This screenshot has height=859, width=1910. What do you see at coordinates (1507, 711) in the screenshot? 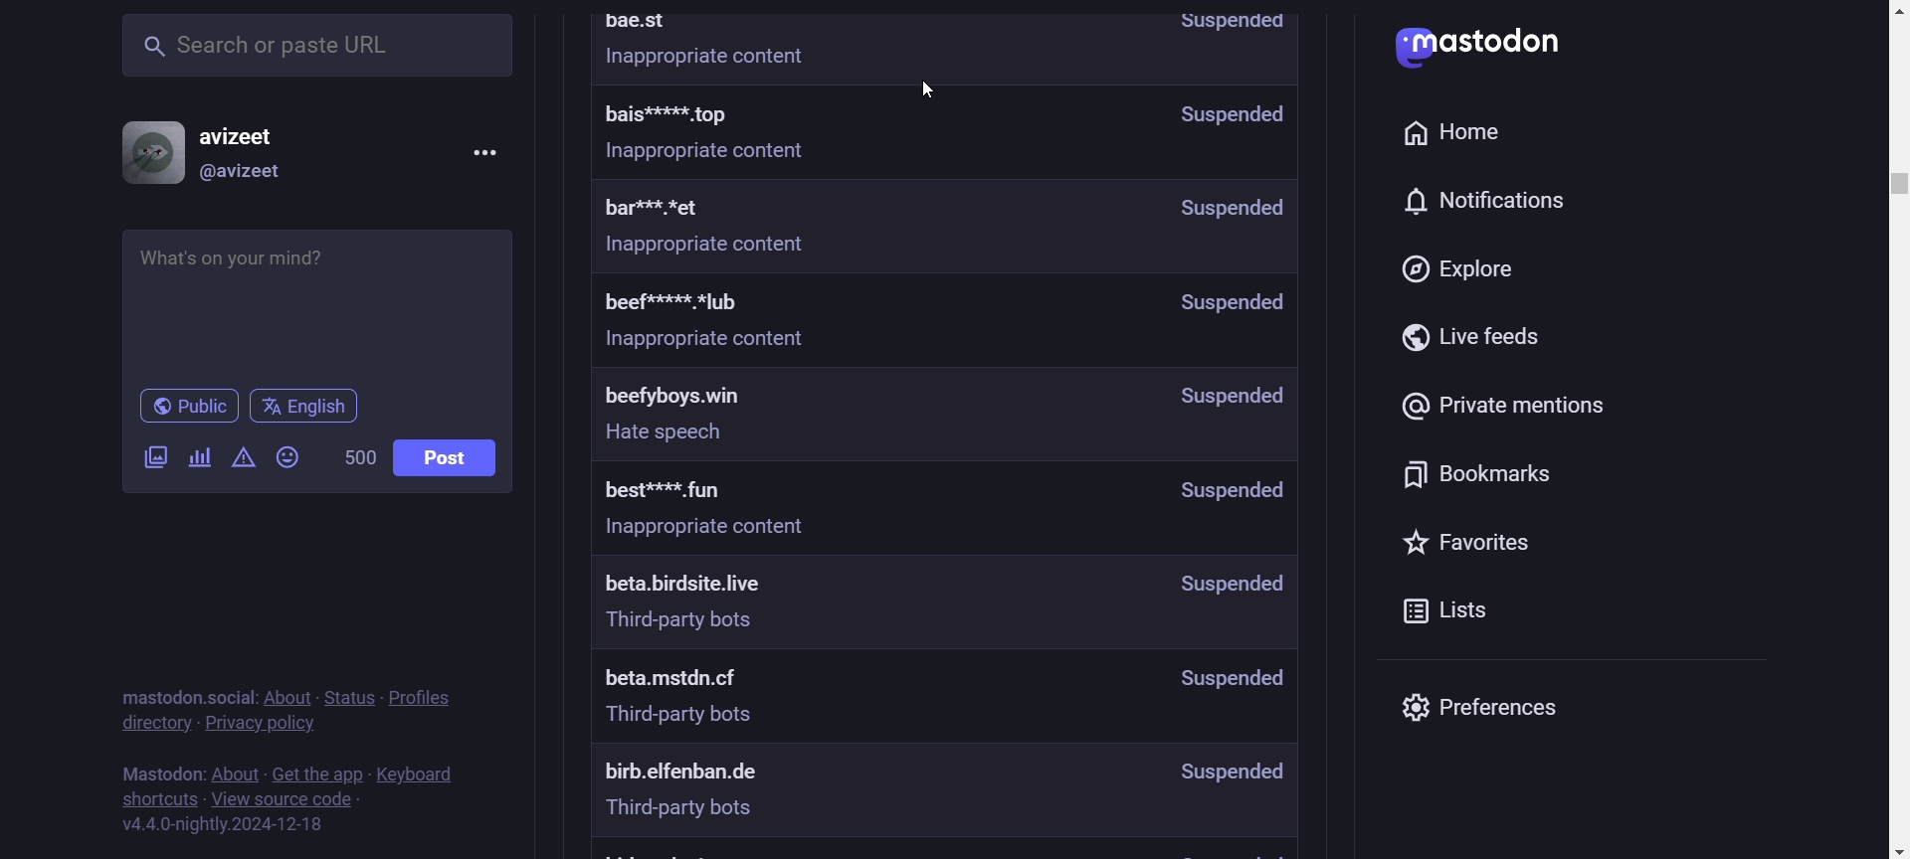
I see `preferences` at bounding box center [1507, 711].